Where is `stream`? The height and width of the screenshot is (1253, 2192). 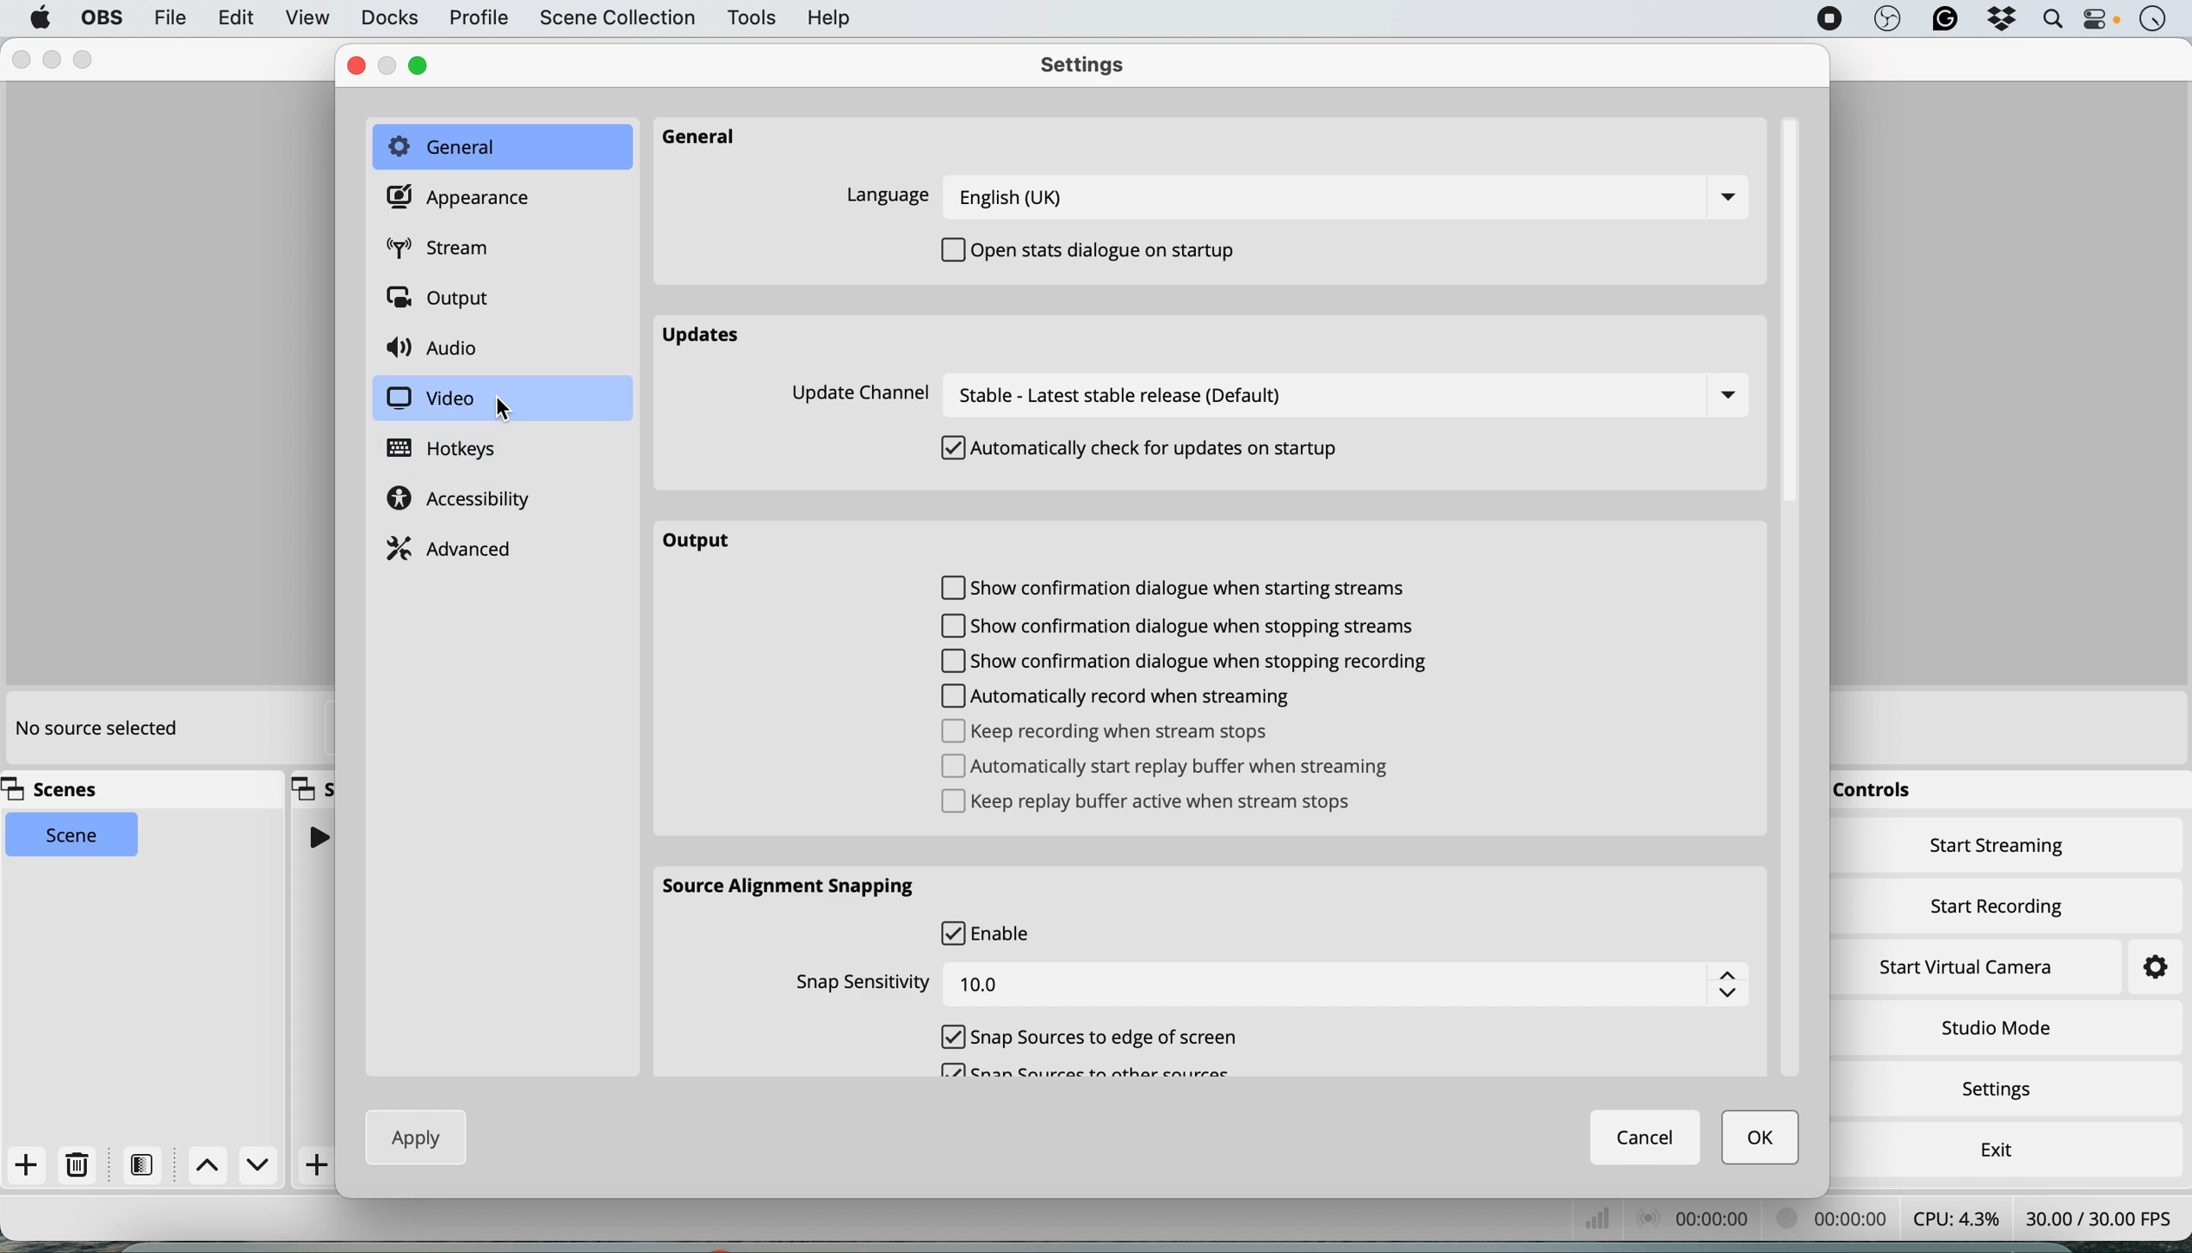
stream is located at coordinates (451, 250).